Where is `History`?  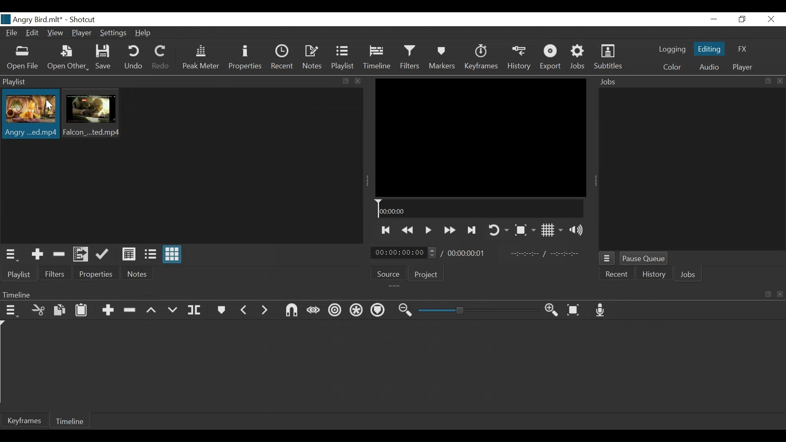
History is located at coordinates (519, 59).